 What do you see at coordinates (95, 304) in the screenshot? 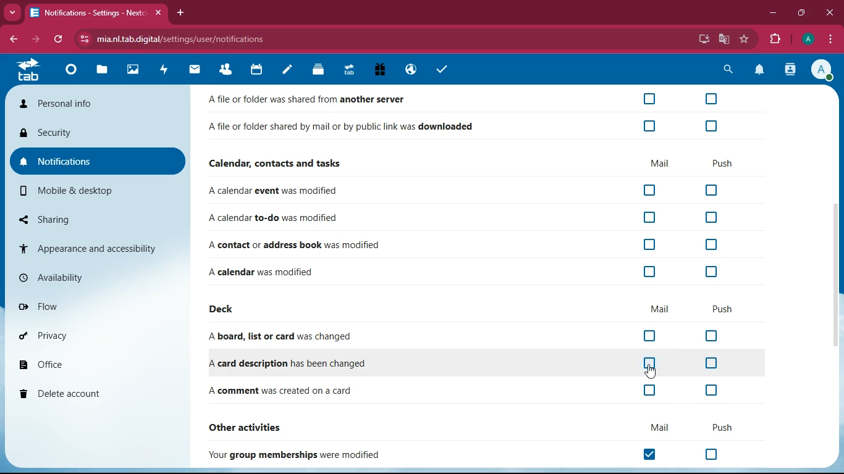
I see `flow` at bounding box center [95, 304].